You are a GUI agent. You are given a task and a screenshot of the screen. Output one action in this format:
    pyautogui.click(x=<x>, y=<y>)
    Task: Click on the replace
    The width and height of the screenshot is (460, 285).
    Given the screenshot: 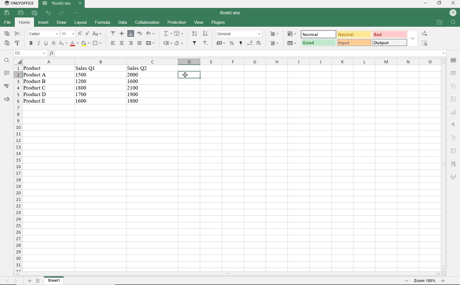 What is the action you would take?
    pyautogui.click(x=425, y=34)
    